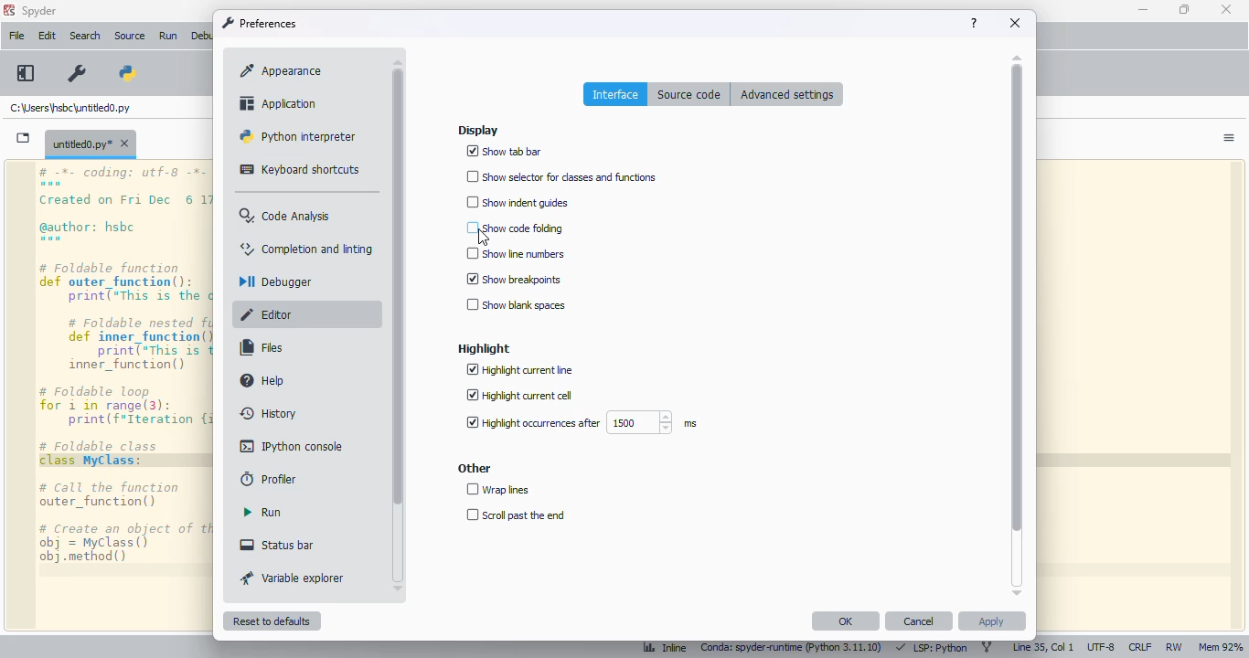 This screenshot has width=1249, height=658. Describe the element at coordinates (24, 138) in the screenshot. I see `browse tabs` at that location.